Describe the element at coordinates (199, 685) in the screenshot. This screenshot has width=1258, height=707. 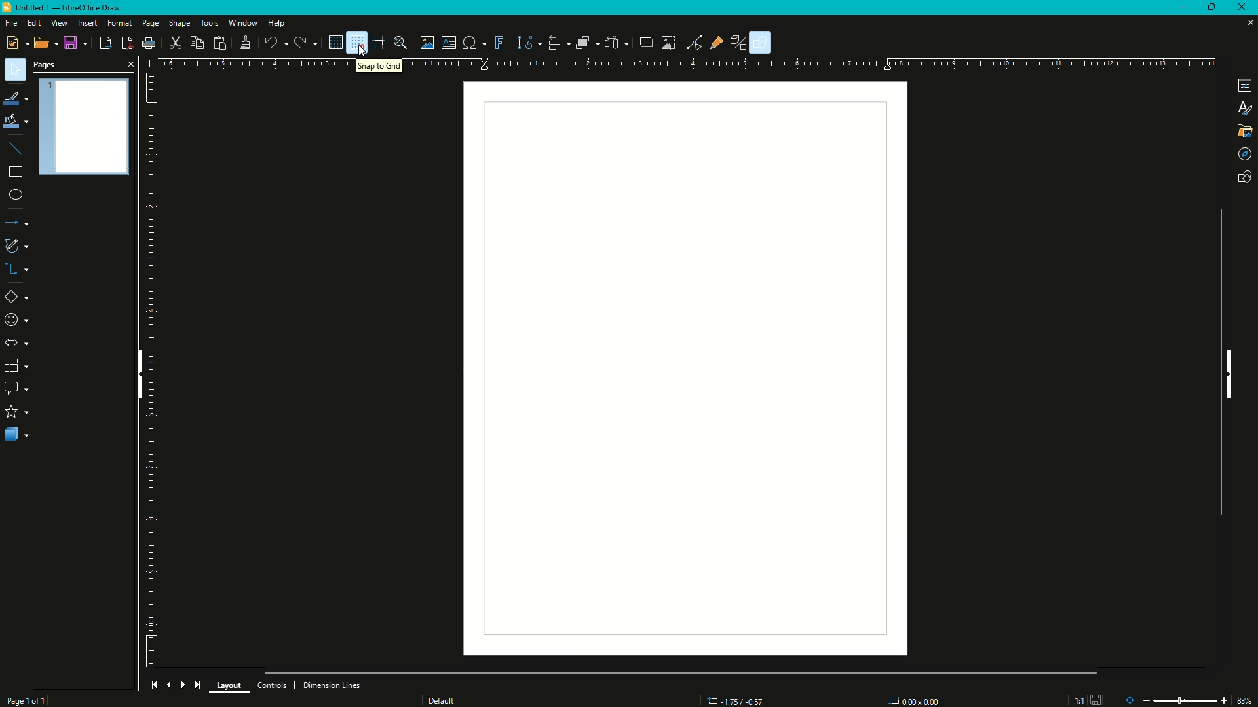
I see `Last page` at that location.